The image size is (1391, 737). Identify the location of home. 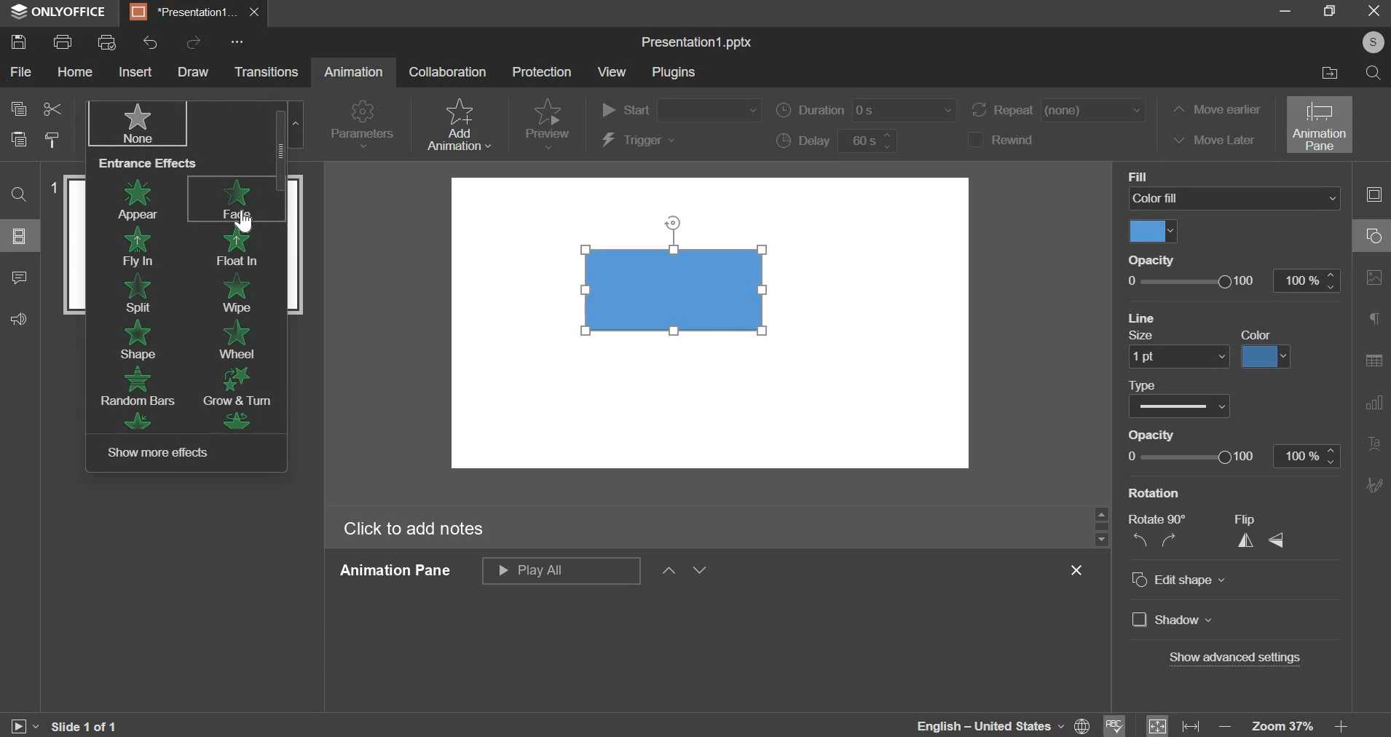
(72, 74).